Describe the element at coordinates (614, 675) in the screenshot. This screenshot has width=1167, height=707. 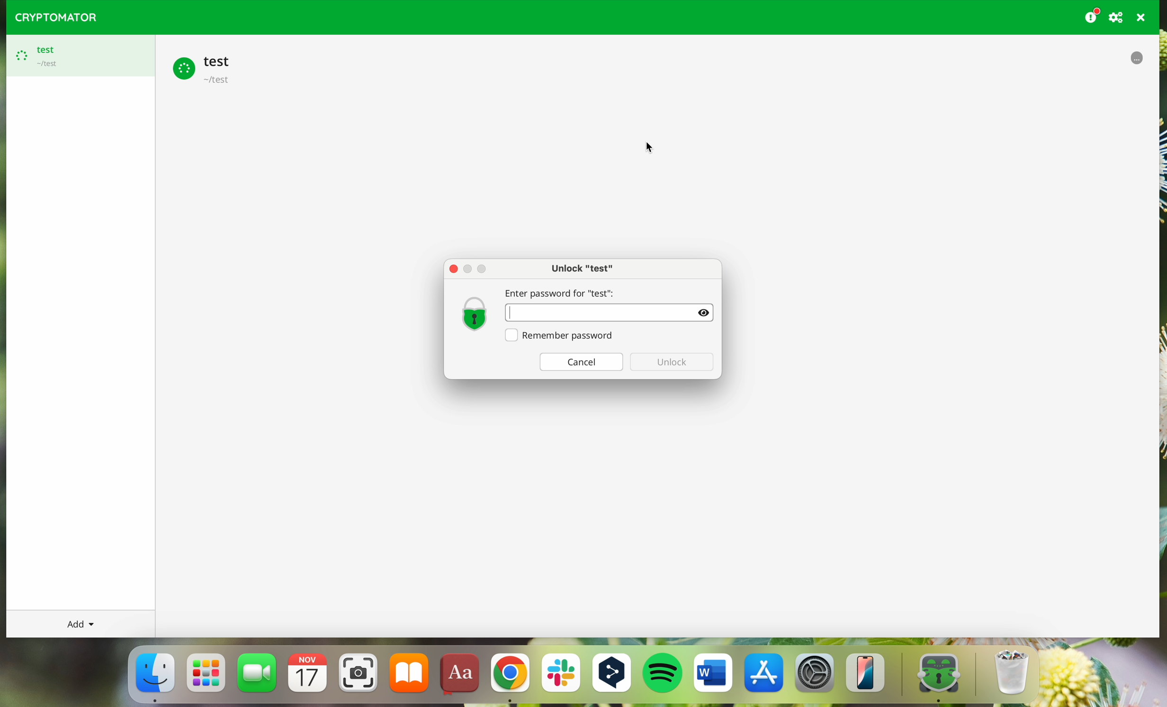
I see `DeepL` at that location.